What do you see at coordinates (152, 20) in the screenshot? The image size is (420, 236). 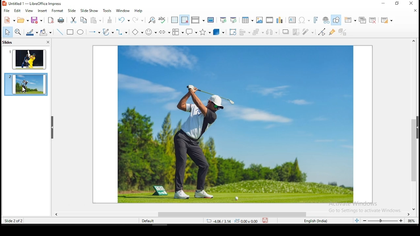 I see `find and replace` at bounding box center [152, 20].